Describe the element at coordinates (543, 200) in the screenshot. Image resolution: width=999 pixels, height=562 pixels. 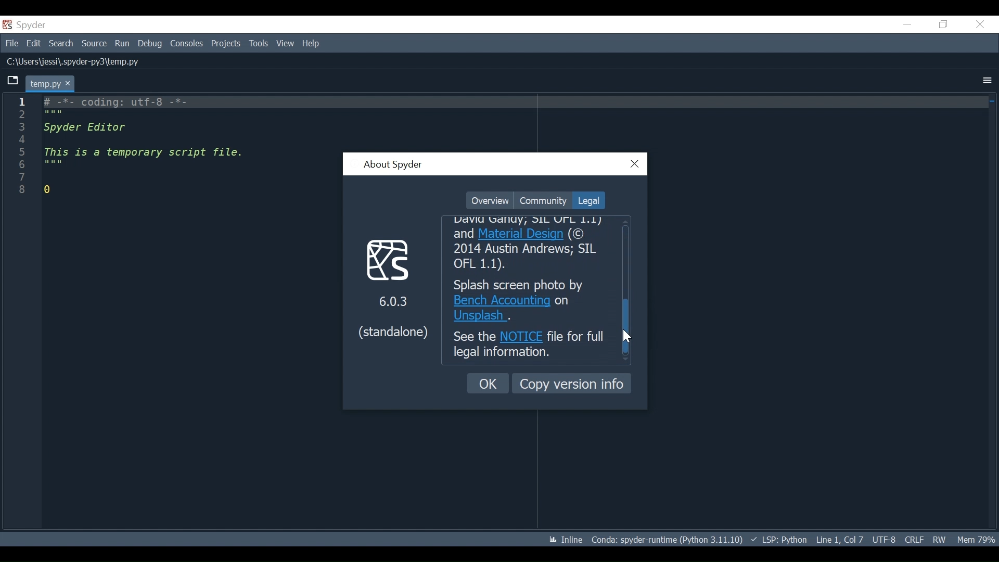
I see `Community` at that location.